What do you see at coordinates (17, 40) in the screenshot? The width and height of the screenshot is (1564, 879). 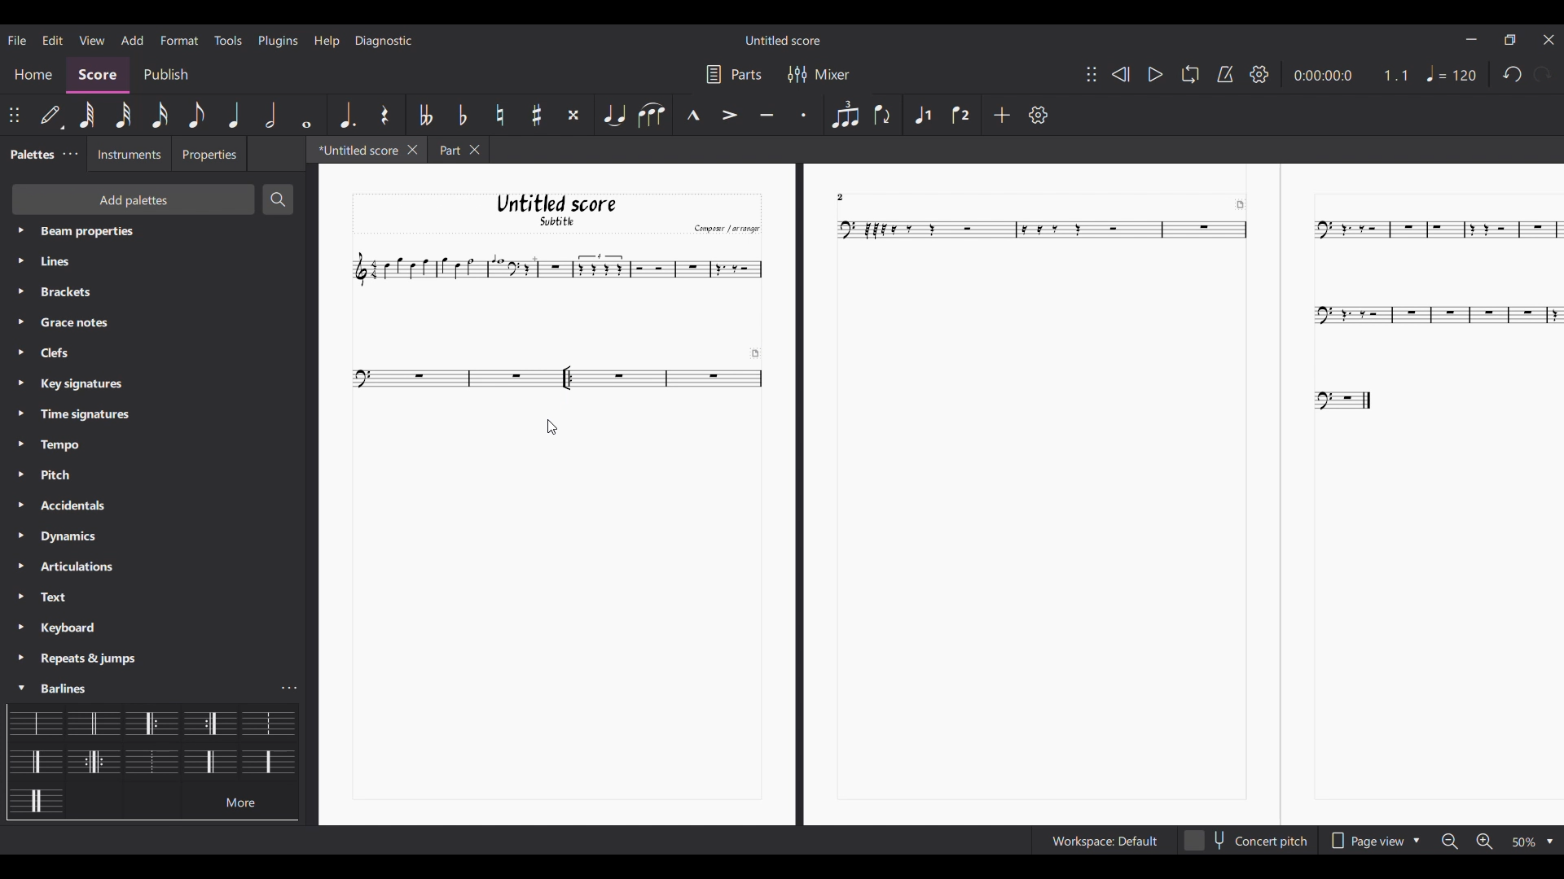 I see `File menu ` at bounding box center [17, 40].